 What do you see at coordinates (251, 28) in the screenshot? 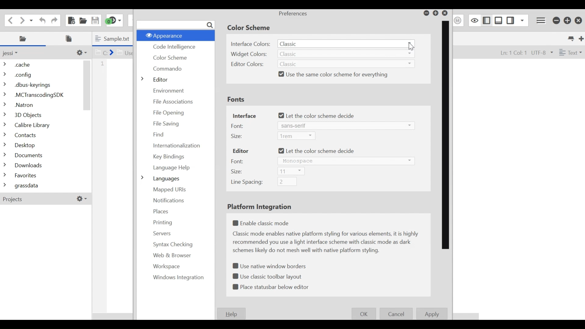
I see `Color Scheme` at bounding box center [251, 28].